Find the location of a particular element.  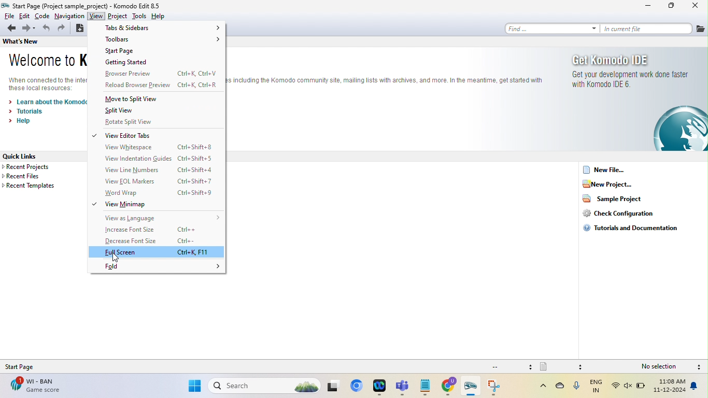

view whitespace is located at coordinates (158, 147).